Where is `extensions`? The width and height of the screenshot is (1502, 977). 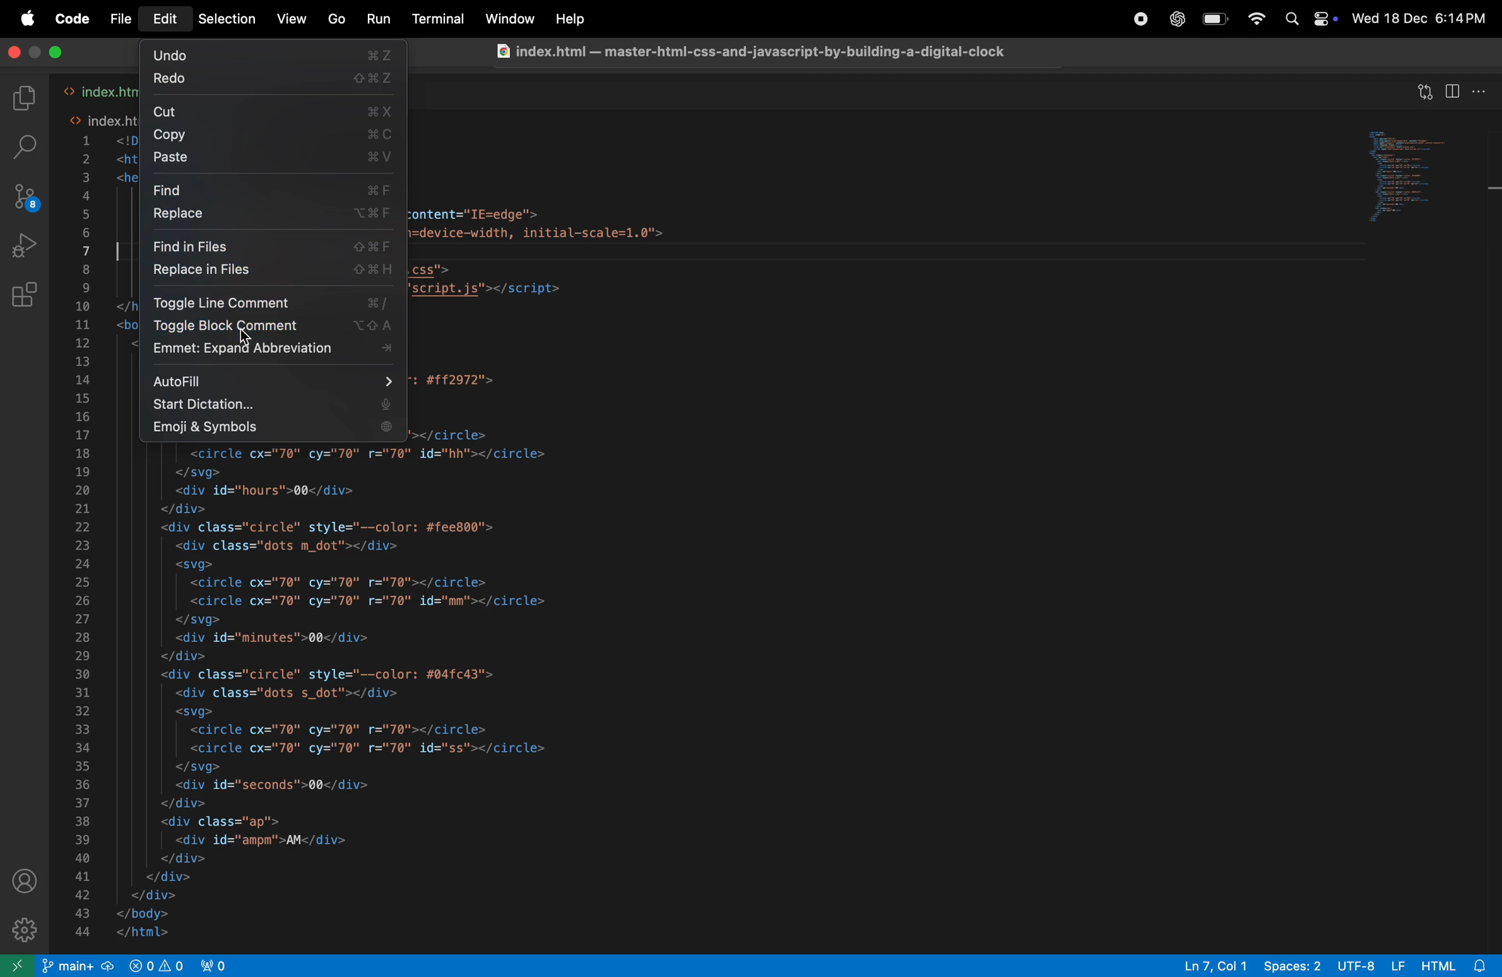
extensions is located at coordinates (26, 298).